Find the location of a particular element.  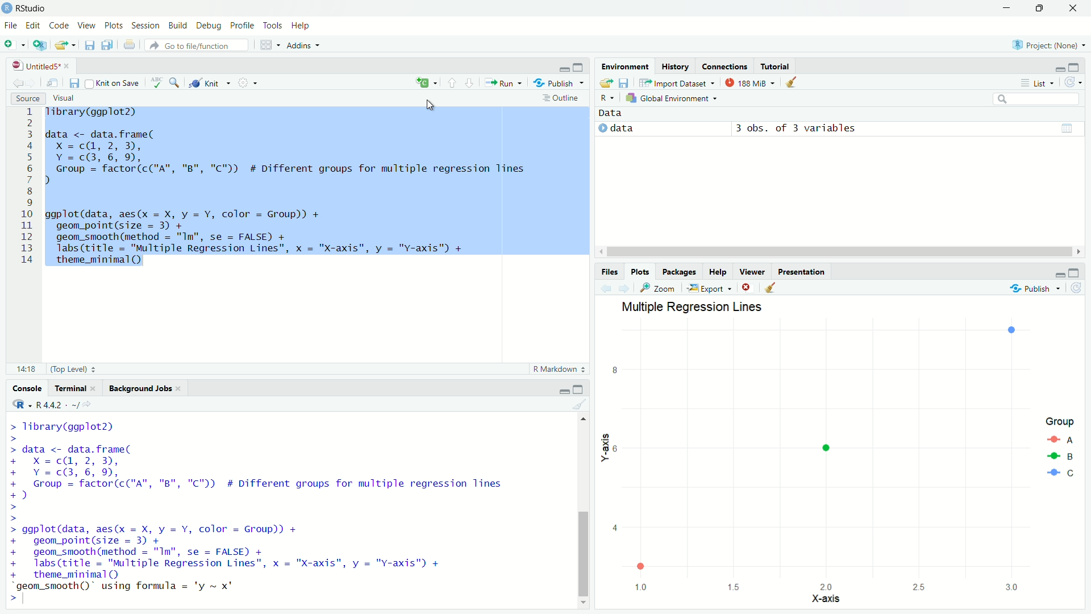

+ R4.4.2 is located at coordinates (49, 404).